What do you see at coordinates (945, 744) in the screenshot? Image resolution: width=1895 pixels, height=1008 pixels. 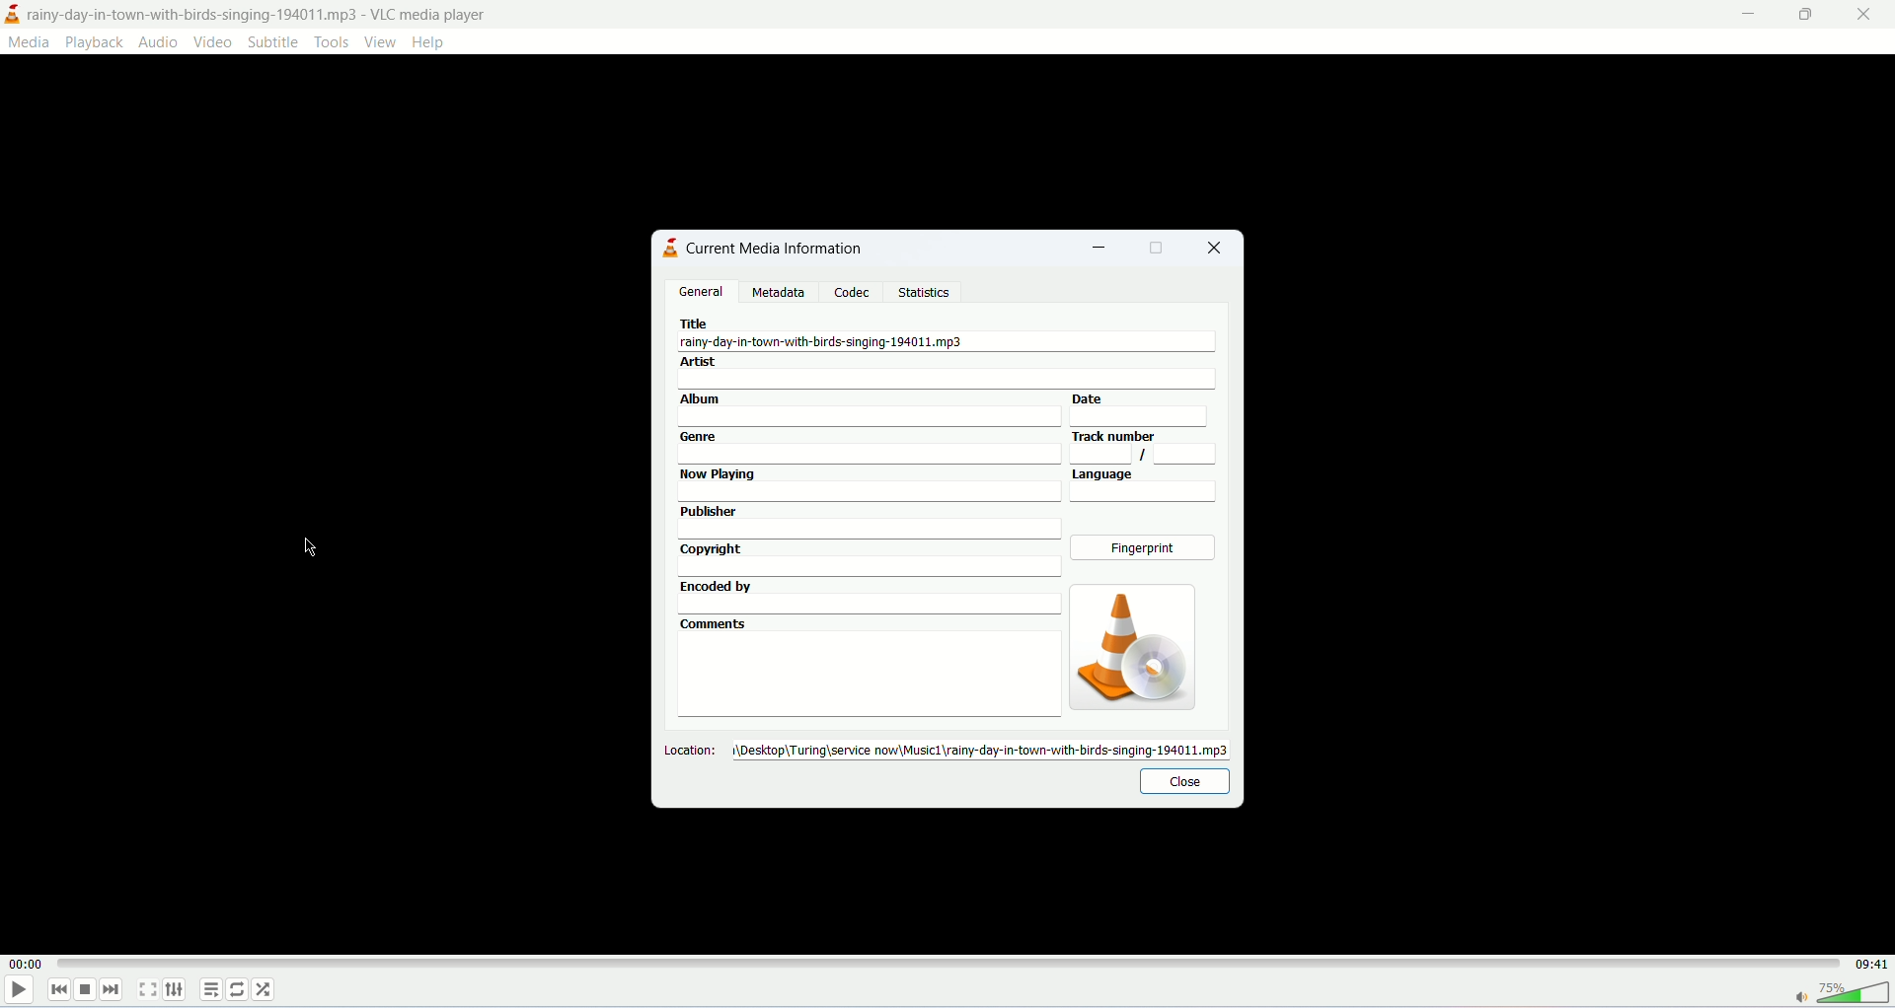 I see `Location:  1\Desktop\Turing\service now\Music1\rainy-day-in-town-with-birds-singing-194011.mp3` at bounding box center [945, 744].